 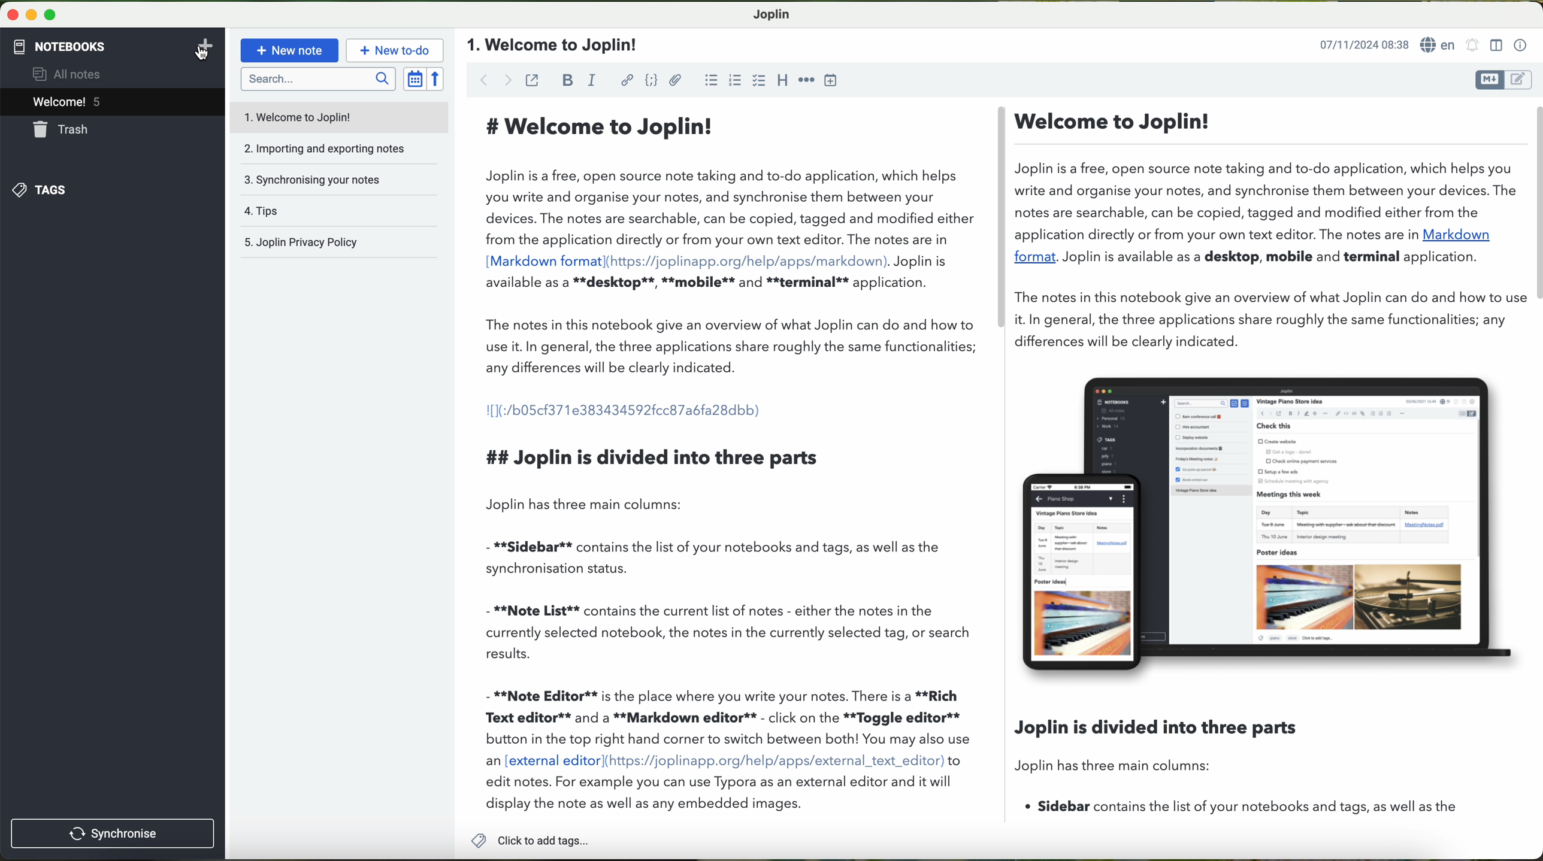 I want to click on Joplin privacy policy, so click(x=304, y=241).